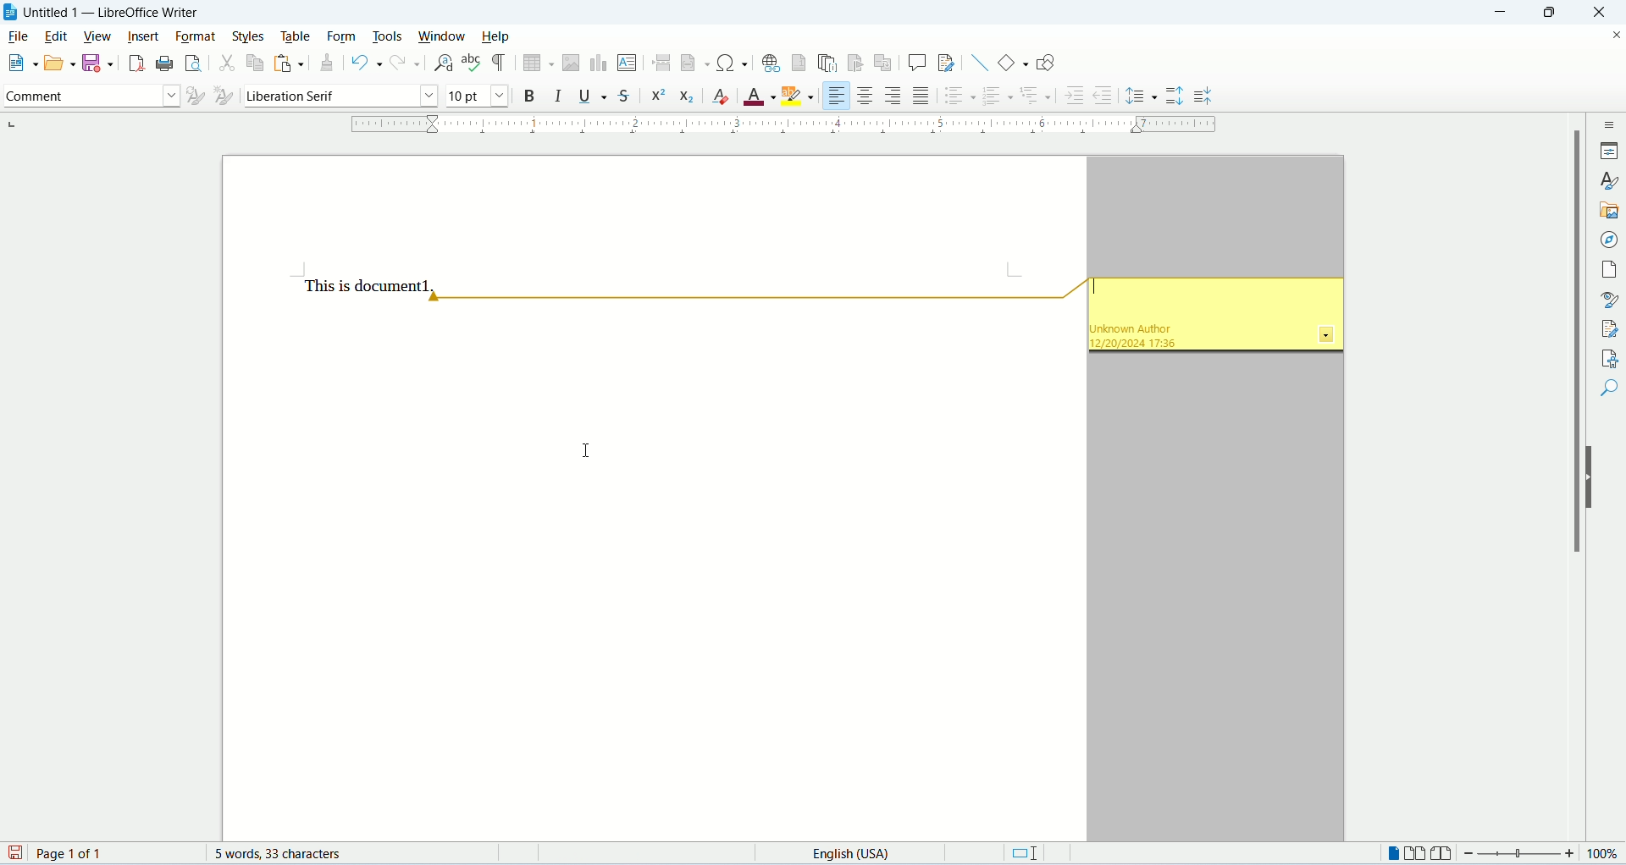 The width and height of the screenshot is (1626, 865). Describe the element at coordinates (290, 63) in the screenshot. I see `paste` at that location.